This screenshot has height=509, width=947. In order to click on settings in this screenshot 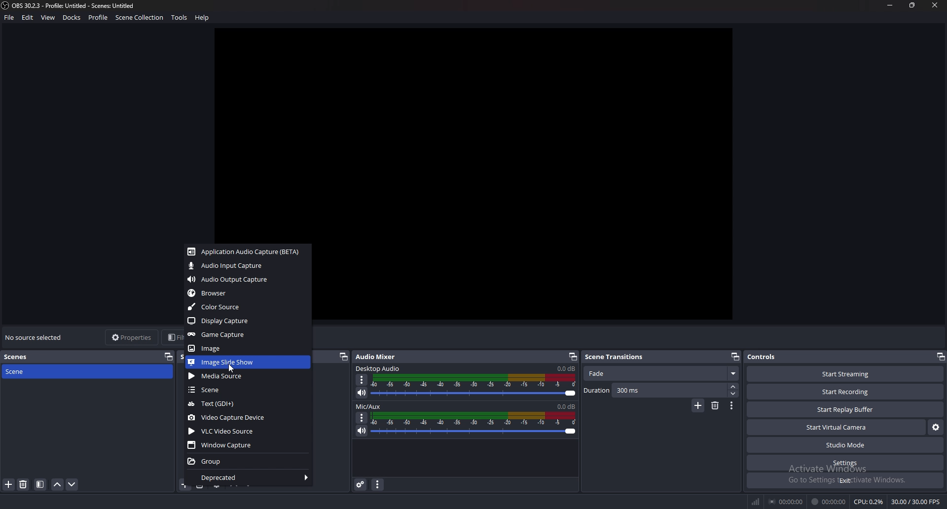, I will do `click(845, 463)`.